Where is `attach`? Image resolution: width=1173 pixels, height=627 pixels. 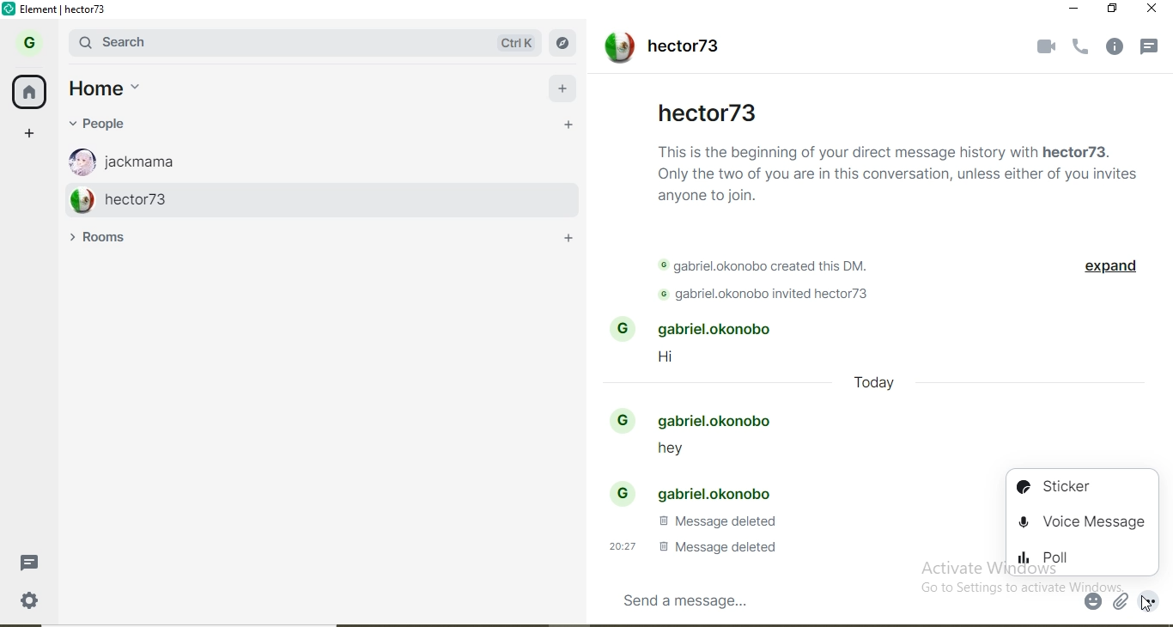
attach is located at coordinates (1120, 602).